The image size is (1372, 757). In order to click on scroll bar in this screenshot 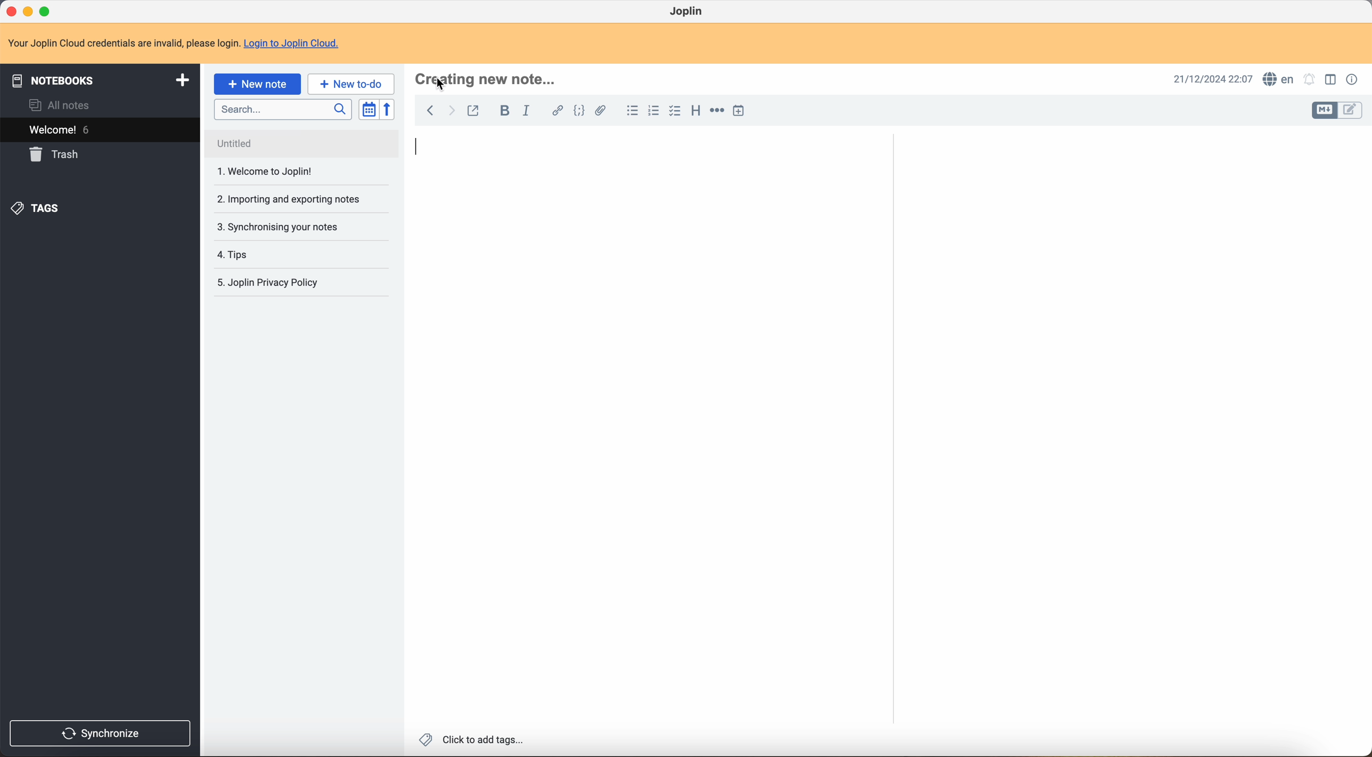, I will do `click(1363, 336)`.